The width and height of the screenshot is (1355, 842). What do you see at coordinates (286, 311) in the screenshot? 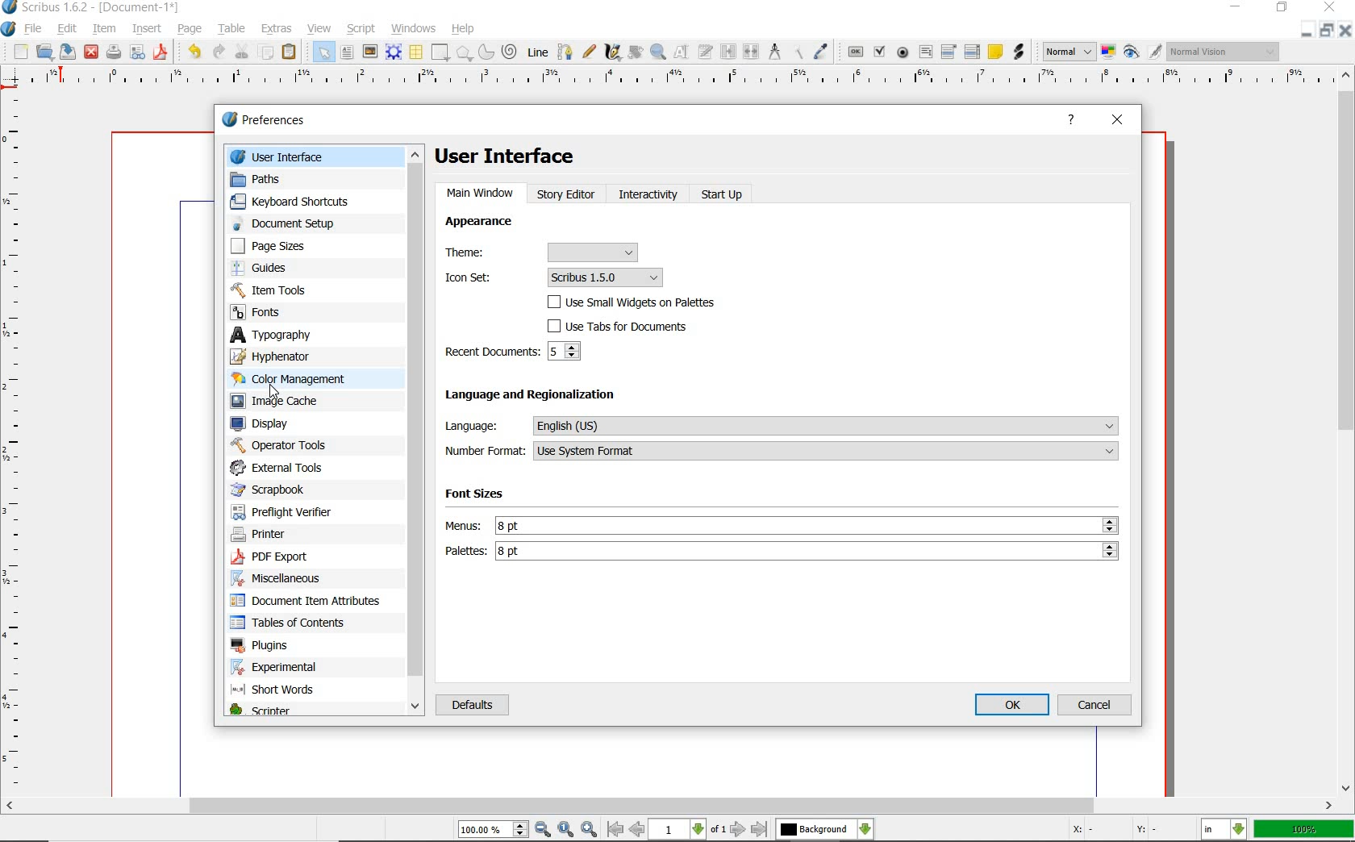
I see `fonts` at bounding box center [286, 311].